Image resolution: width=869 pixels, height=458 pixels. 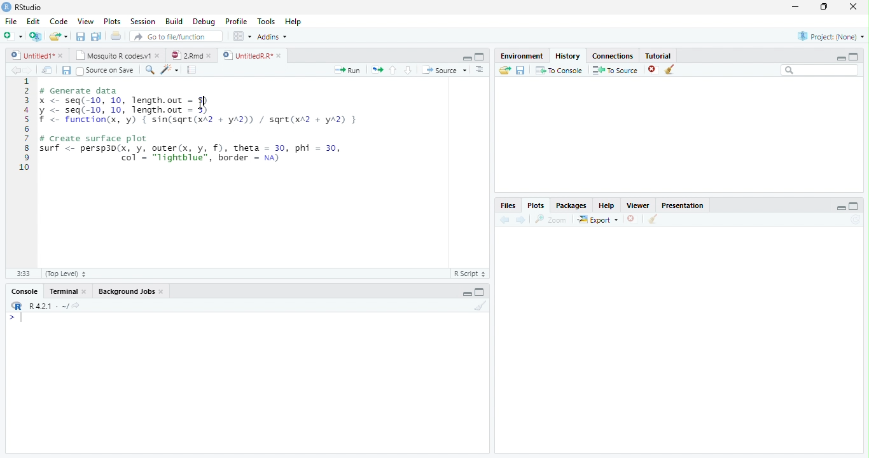 What do you see at coordinates (853, 6) in the screenshot?
I see `close` at bounding box center [853, 6].